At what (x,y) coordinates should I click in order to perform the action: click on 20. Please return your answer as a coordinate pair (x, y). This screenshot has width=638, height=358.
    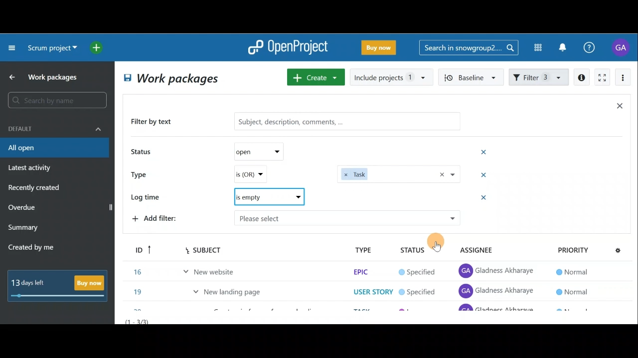
    Looking at the image, I should click on (139, 289).